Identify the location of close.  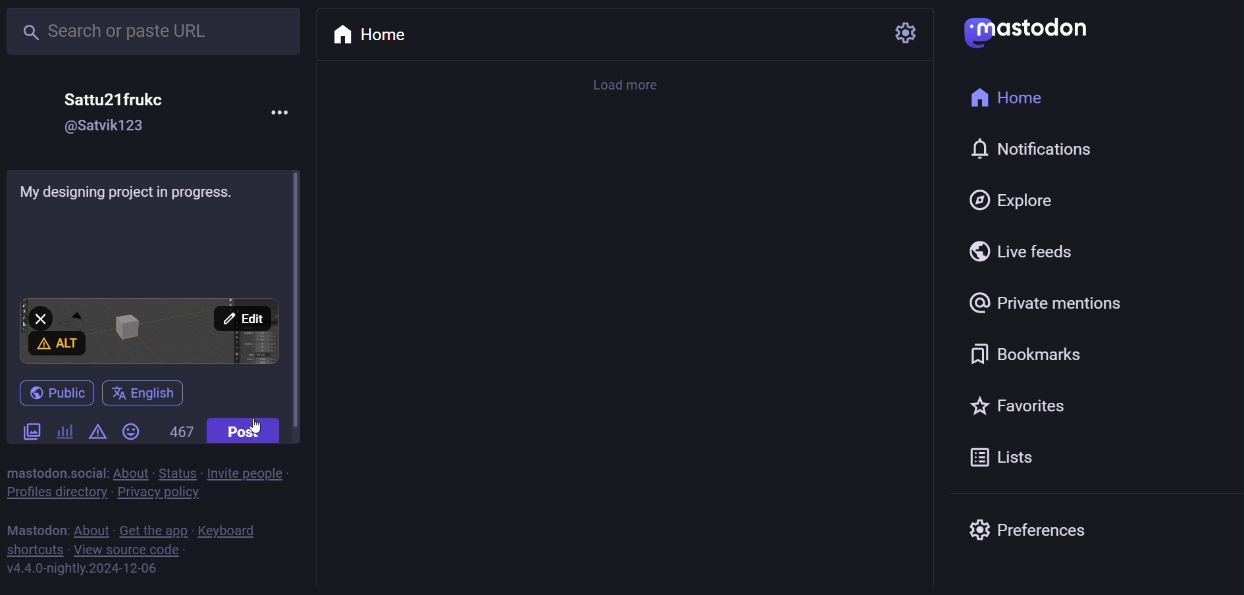
(39, 316).